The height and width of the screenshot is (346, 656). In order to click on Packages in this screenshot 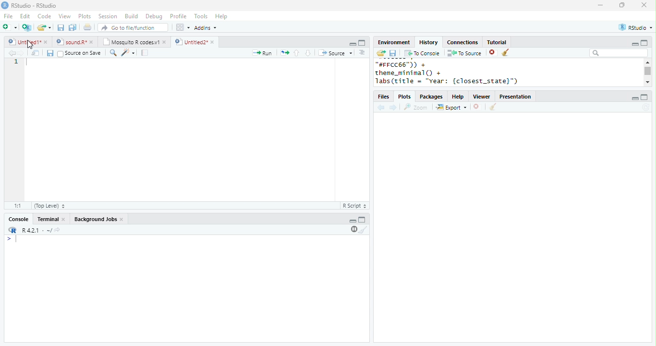, I will do `click(432, 97)`.